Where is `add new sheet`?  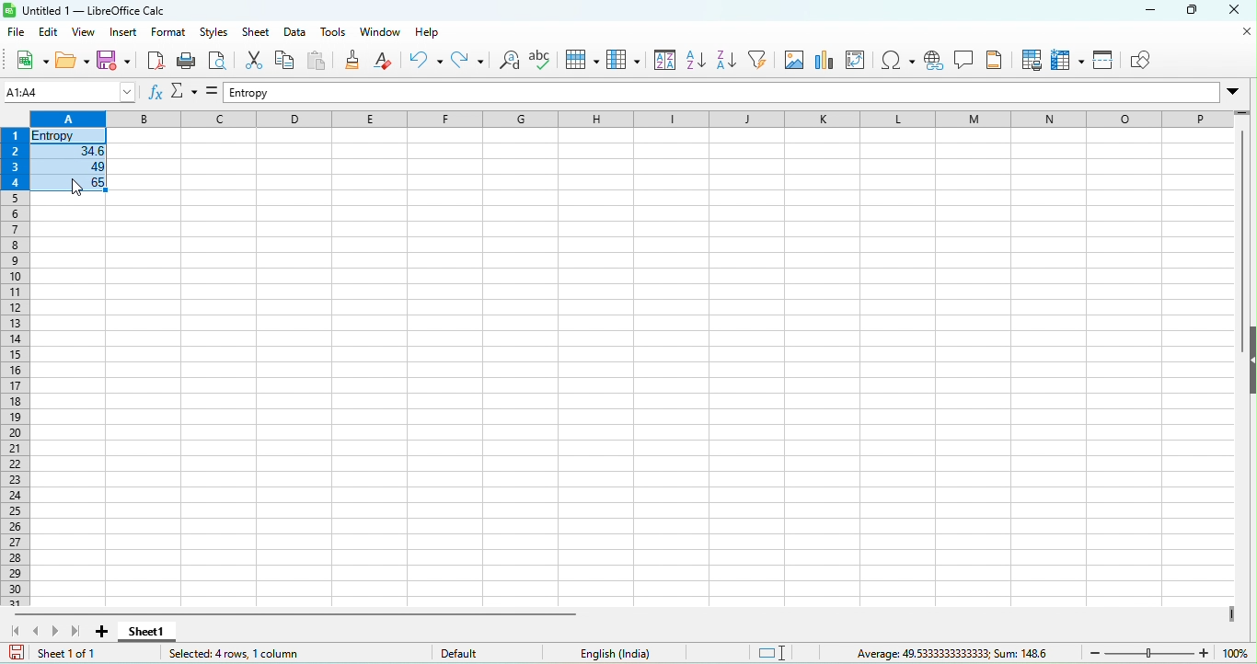 add new sheet is located at coordinates (102, 632).